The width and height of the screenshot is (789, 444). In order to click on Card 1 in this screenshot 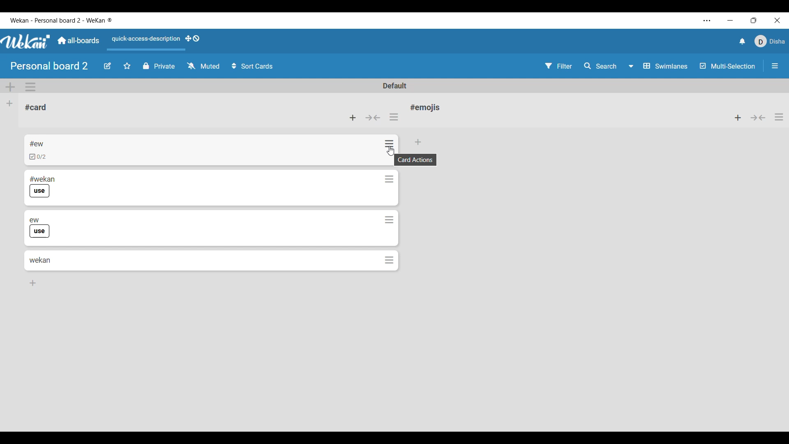, I will do `click(64, 143)`.